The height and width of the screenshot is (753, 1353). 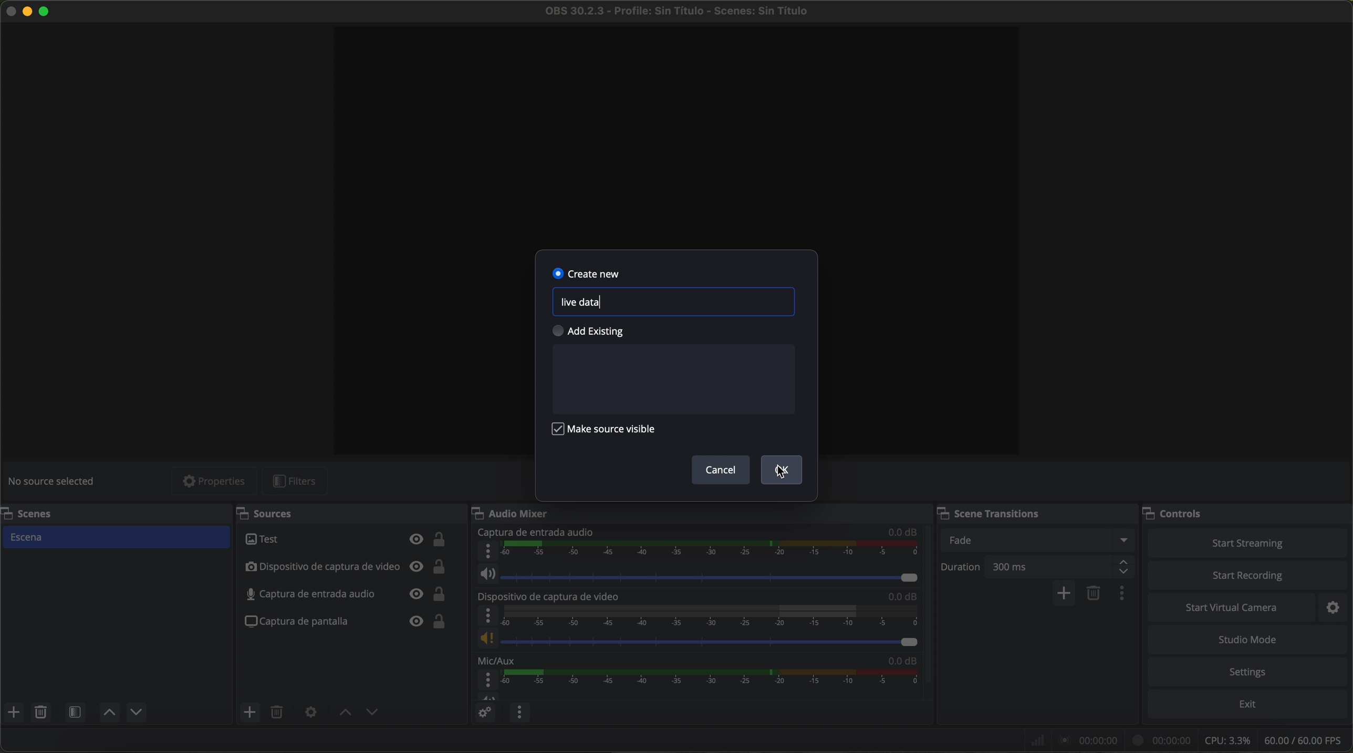 What do you see at coordinates (40, 712) in the screenshot?
I see `remove selected scenes` at bounding box center [40, 712].